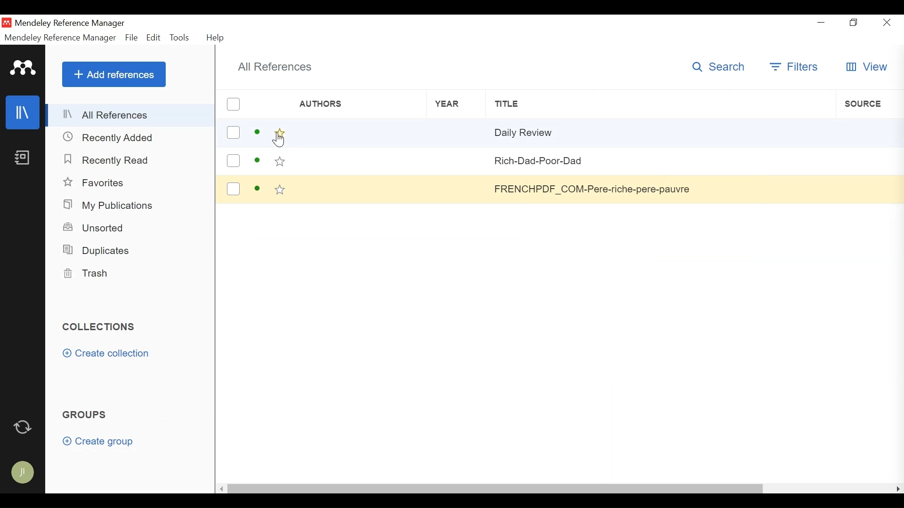 This screenshot has width=904, height=508. What do you see at coordinates (869, 104) in the screenshot?
I see `Source` at bounding box center [869, 104].